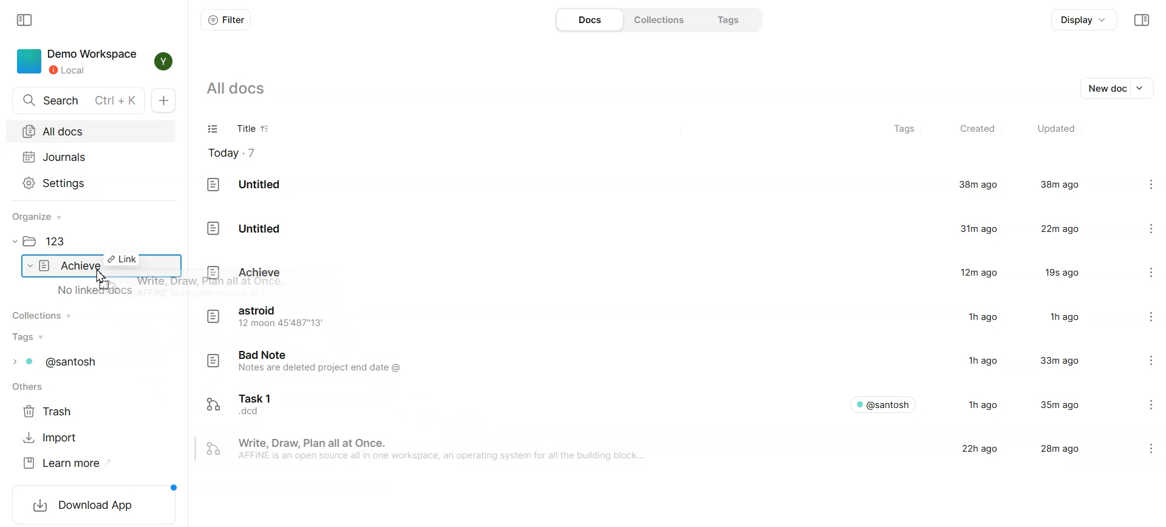 The image size is (1166, 527). What do you see at coordinates (1141, 227) in the screenshot?
I see `Settings` at bounding box center [1141, 227].